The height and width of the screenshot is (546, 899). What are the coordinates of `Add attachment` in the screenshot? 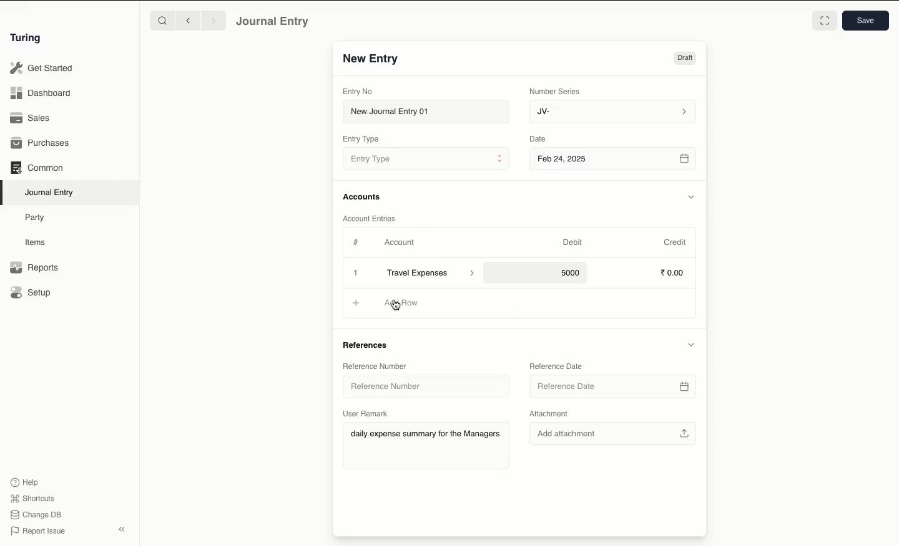 It's located at (614, 435).